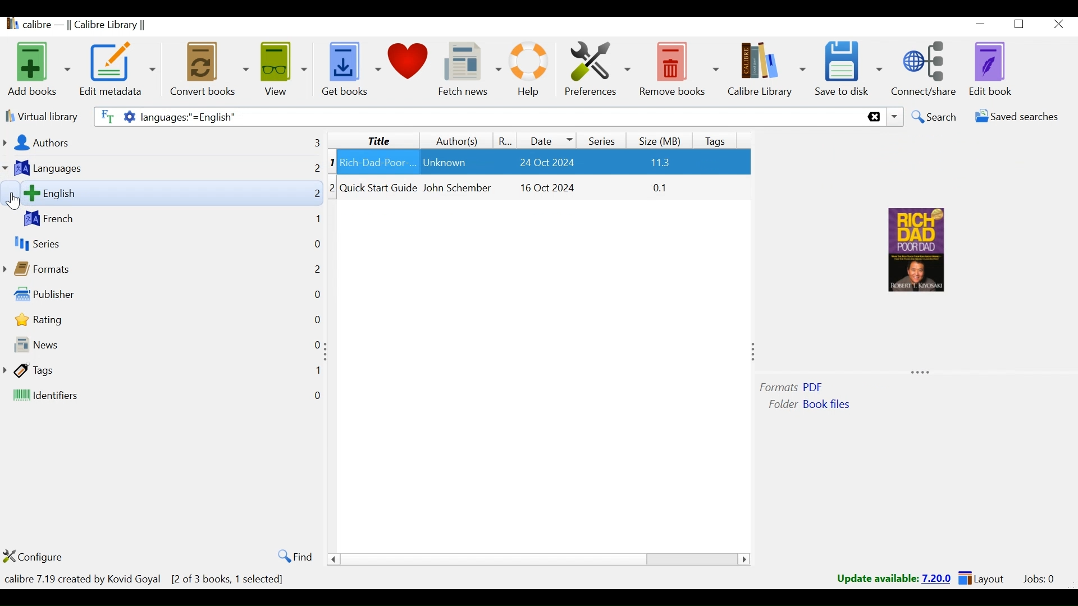  What do you see at coordinates (718, 139) in the screenshot?
I see `Tags` at bounding box center [718, 139].